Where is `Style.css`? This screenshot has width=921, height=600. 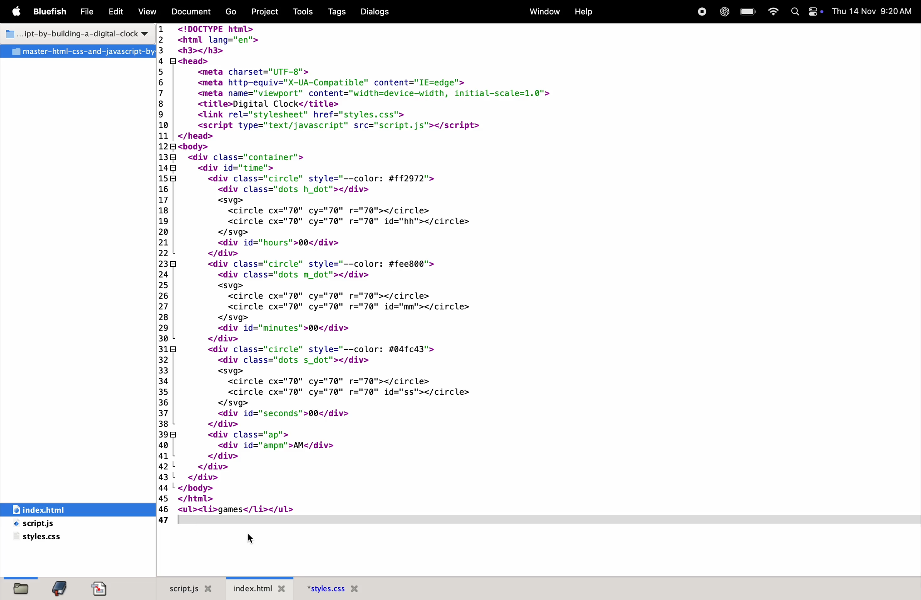 Style.css is located at coordinates (351, 588).